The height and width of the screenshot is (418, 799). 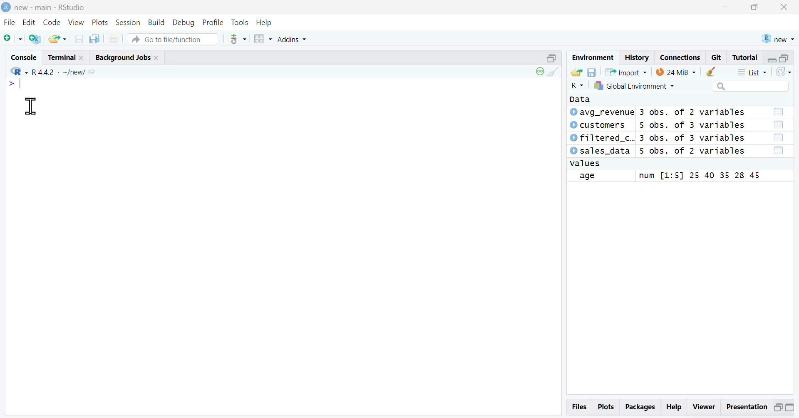 I want to click on Maximize pane, so click(x=790, y=408).